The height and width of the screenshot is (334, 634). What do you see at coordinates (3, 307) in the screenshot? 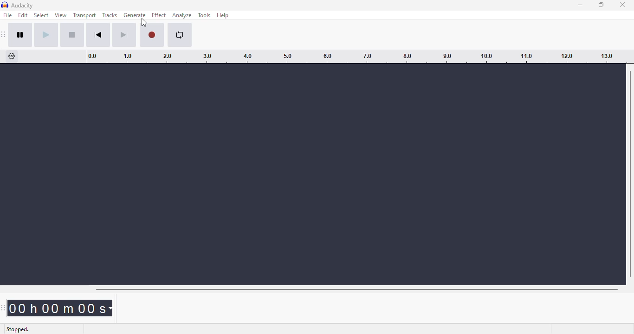
I see `audacity time toolbar` at bounding box center [3, 307].